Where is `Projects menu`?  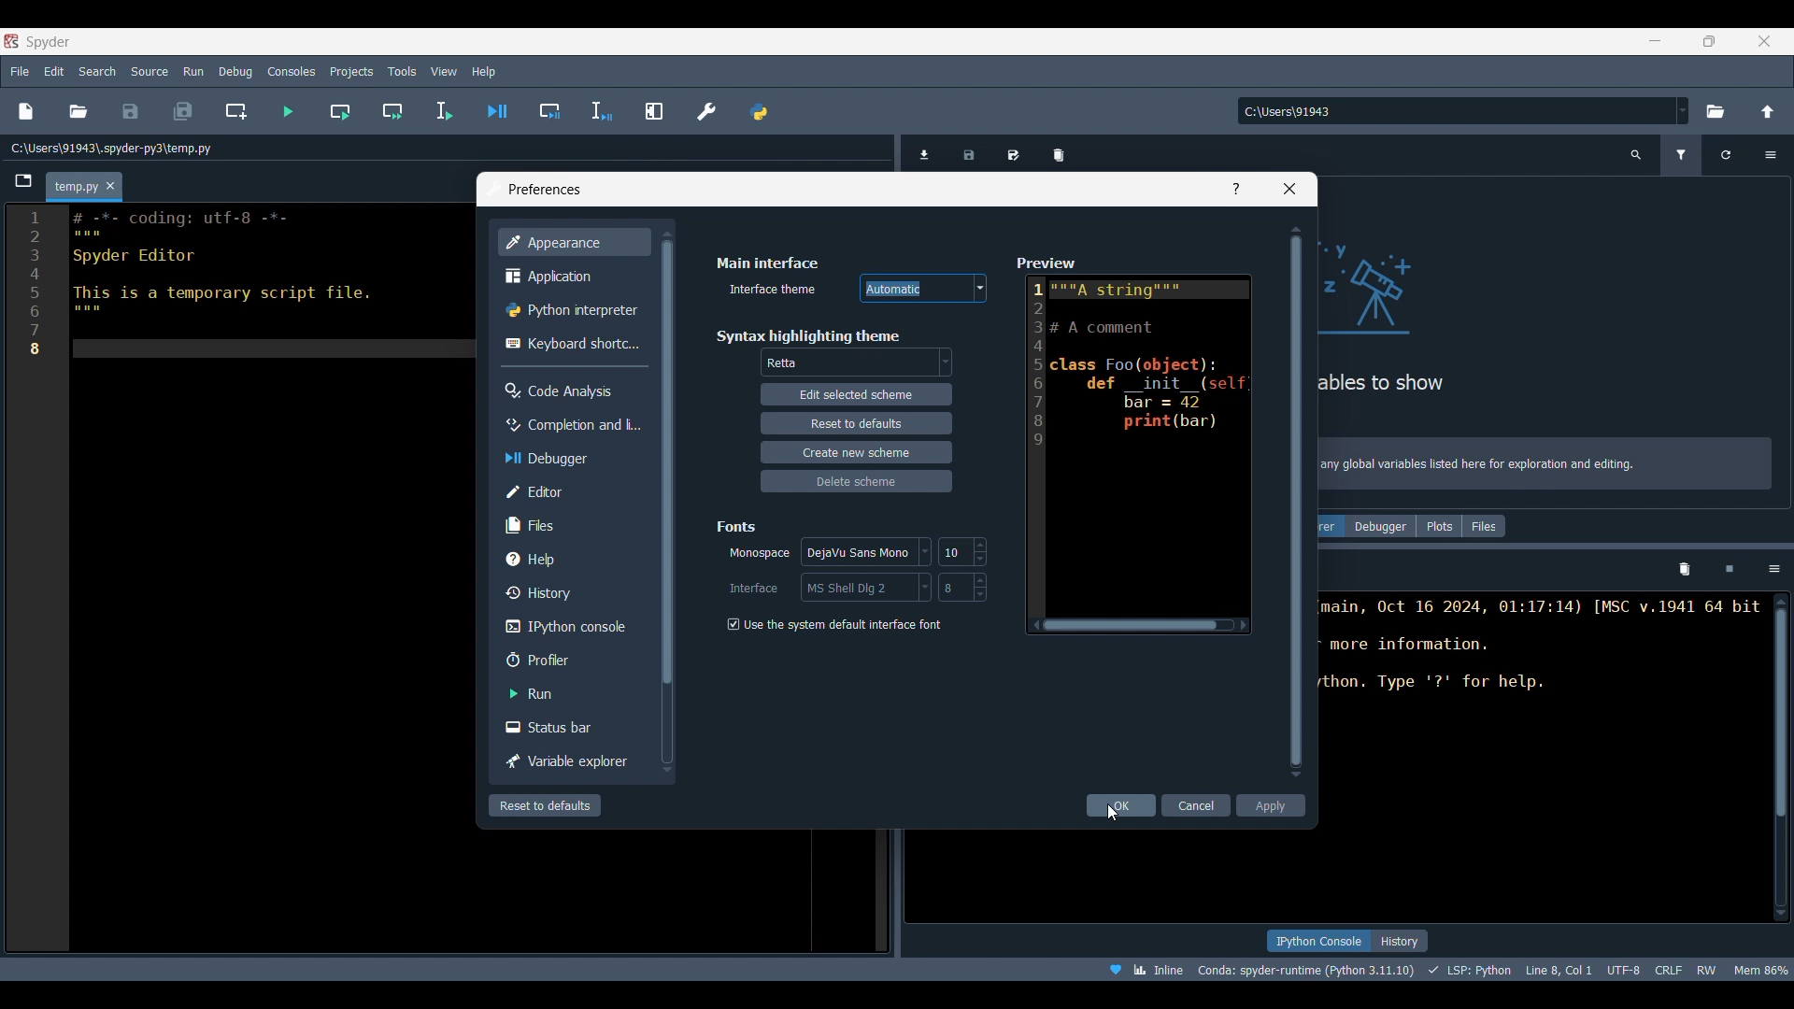 Projects menu is located at coordinates (350, 70).